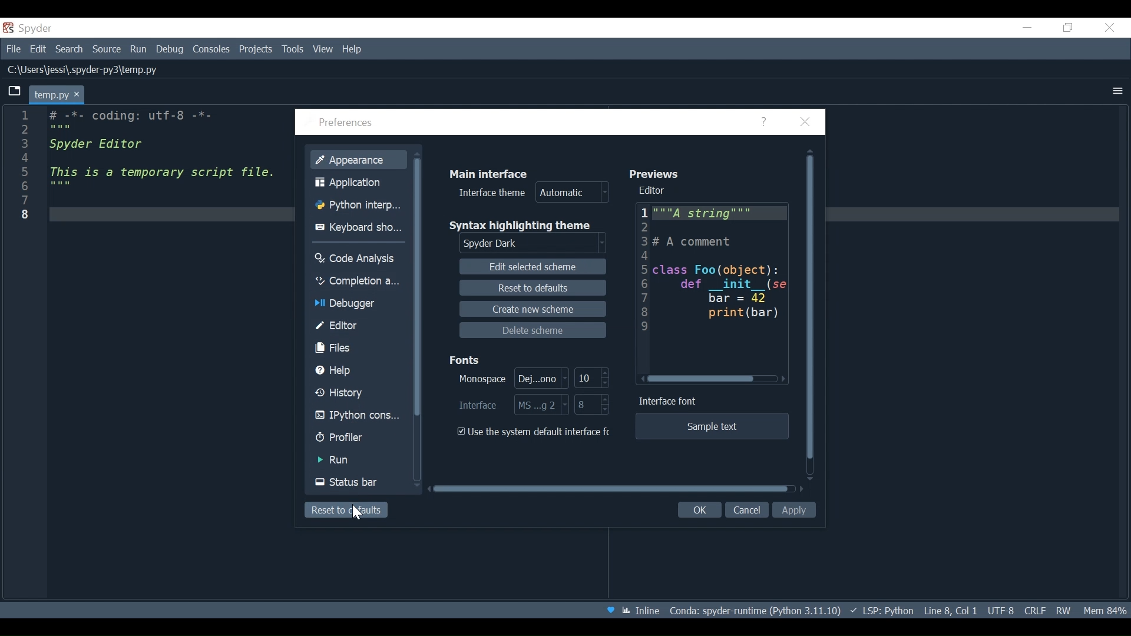 Image resolution: width=1131 pixels, height=636 pixels. I want to click on Editor, so click(713, 274).